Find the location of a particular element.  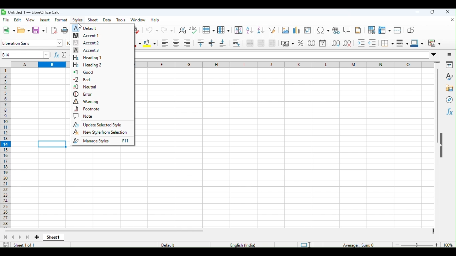

a is located at coordinates (22, 64).